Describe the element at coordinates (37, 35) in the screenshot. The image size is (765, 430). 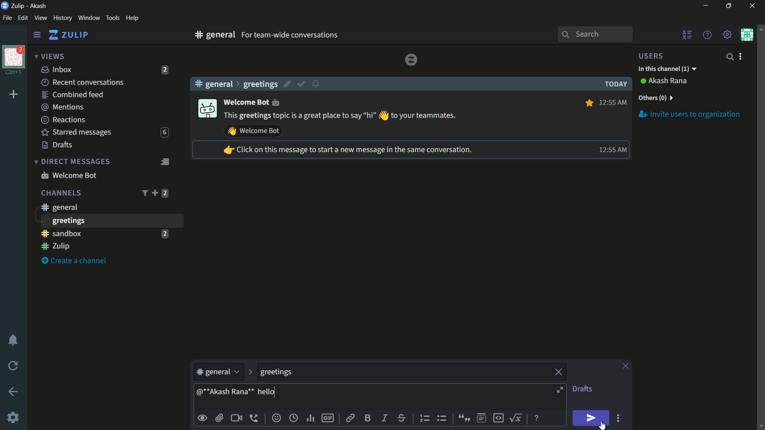
I see `settings` at that location.